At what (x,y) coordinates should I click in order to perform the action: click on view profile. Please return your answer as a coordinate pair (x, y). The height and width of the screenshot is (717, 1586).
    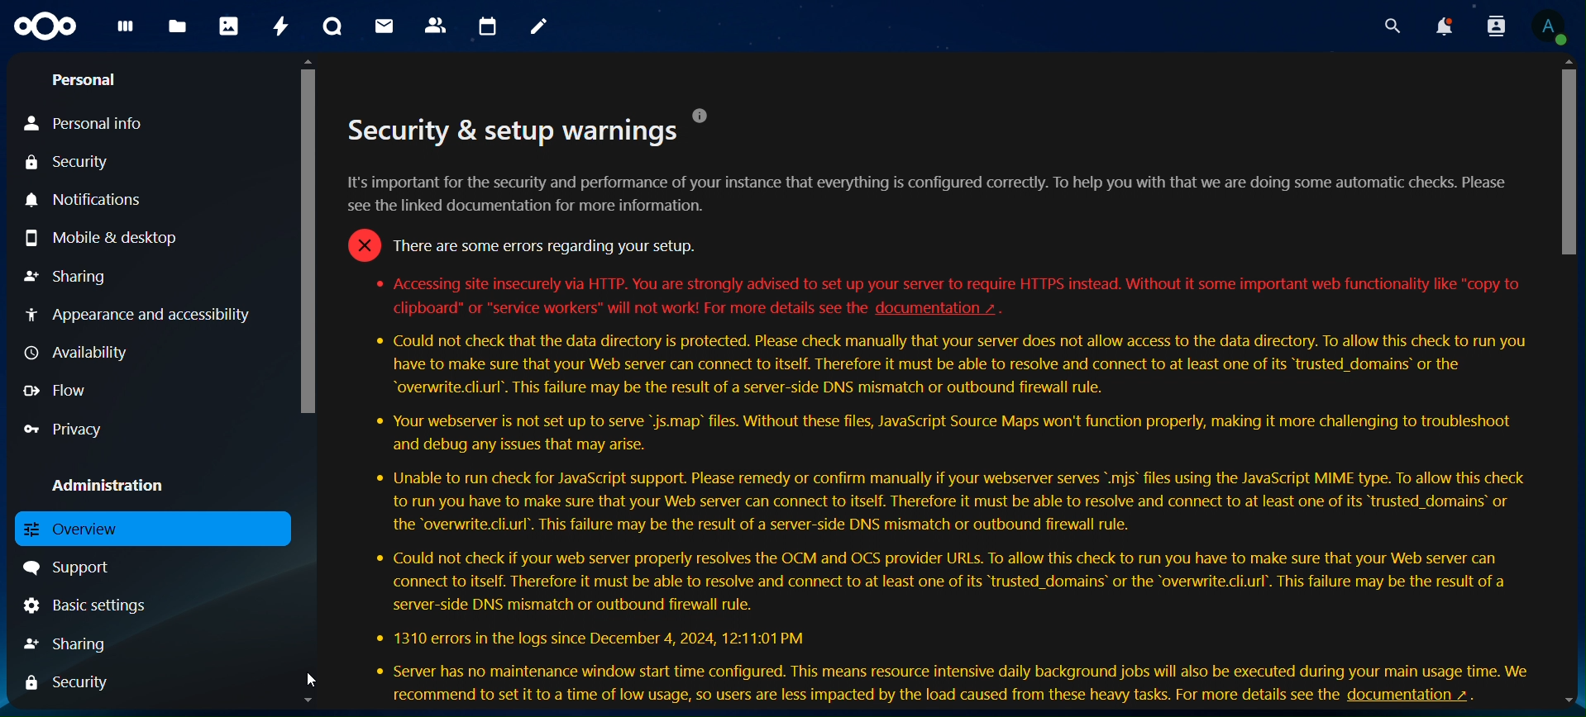
    Looking at the image, I should click on (1548, 28).